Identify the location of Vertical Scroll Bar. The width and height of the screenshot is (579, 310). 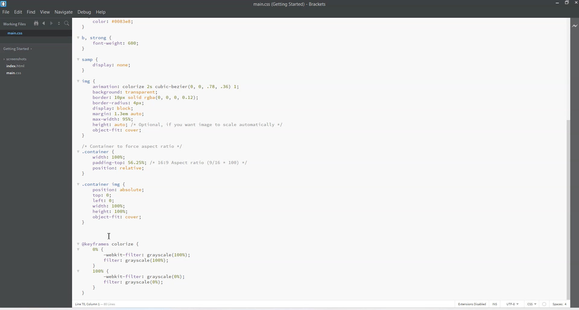
(567, 158).